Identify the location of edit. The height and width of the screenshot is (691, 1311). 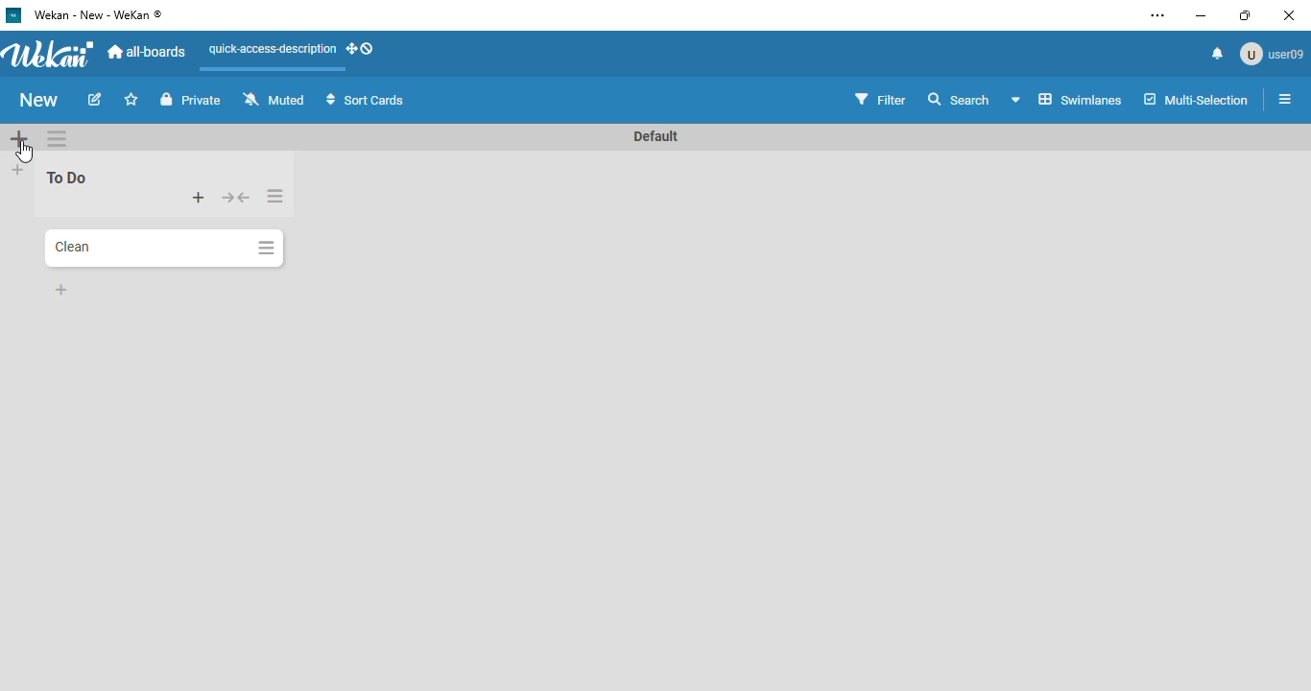
(95, 99).